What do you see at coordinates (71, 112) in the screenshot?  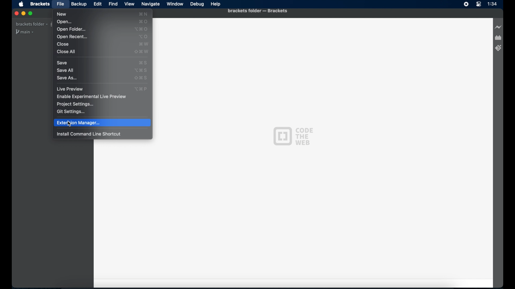 I see `git extensions` at bounding box center [71, 112].